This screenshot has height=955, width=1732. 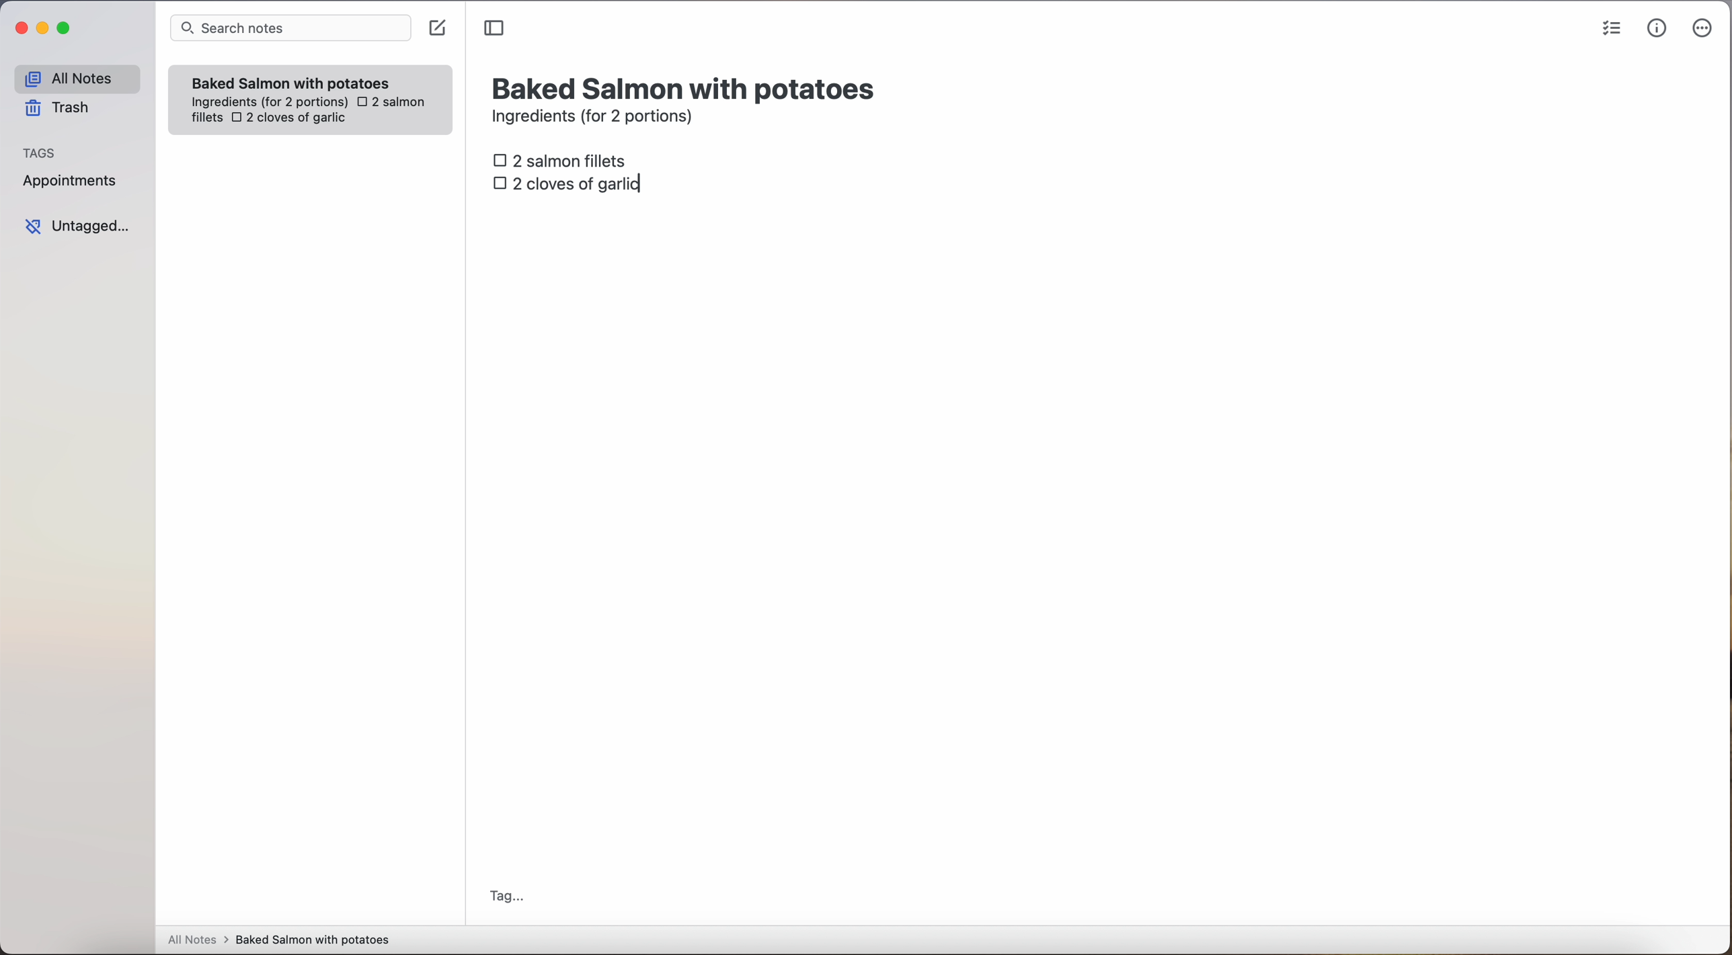 I want to click on check list, so click(x=1612, y=29).